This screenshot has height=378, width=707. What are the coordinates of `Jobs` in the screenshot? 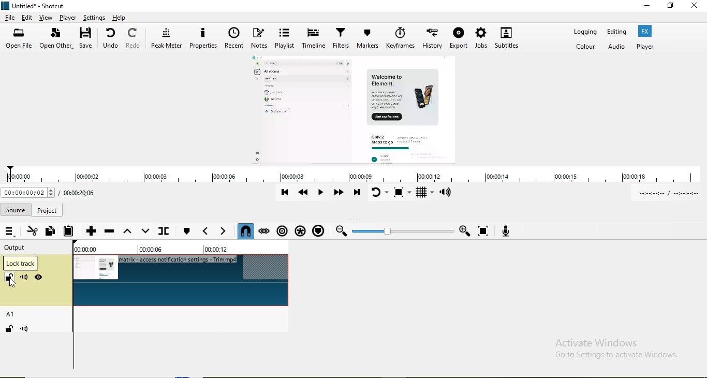 It's located at (482, 40).